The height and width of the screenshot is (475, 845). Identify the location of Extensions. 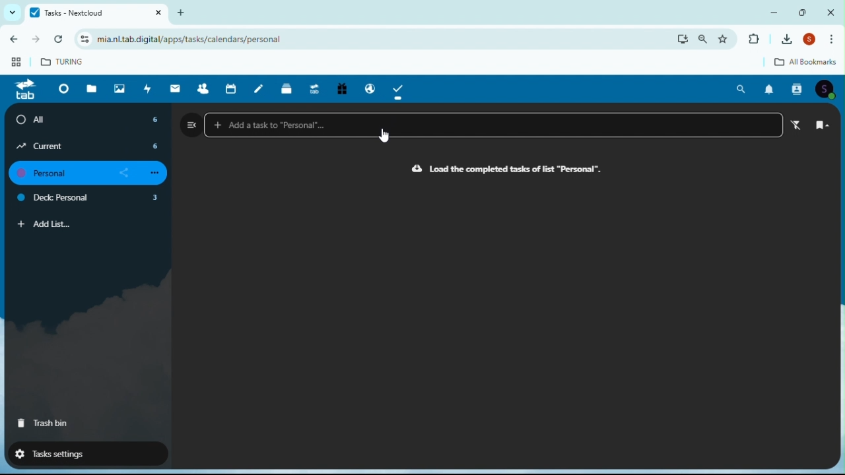
(753, 40).